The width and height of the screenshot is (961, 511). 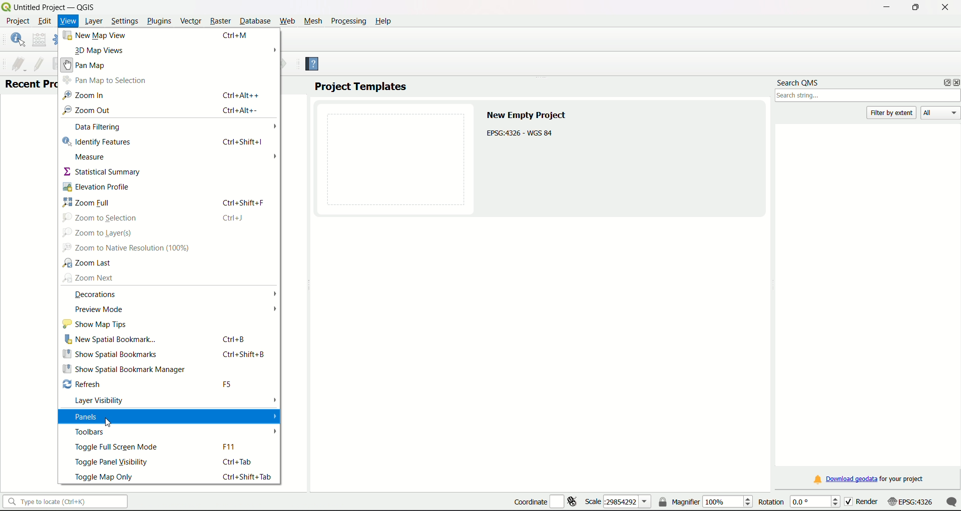 What do you see at coordinates (111, 462) in the screenshot?
I see `toggle panel visibility` at bounding box center [111, 462].